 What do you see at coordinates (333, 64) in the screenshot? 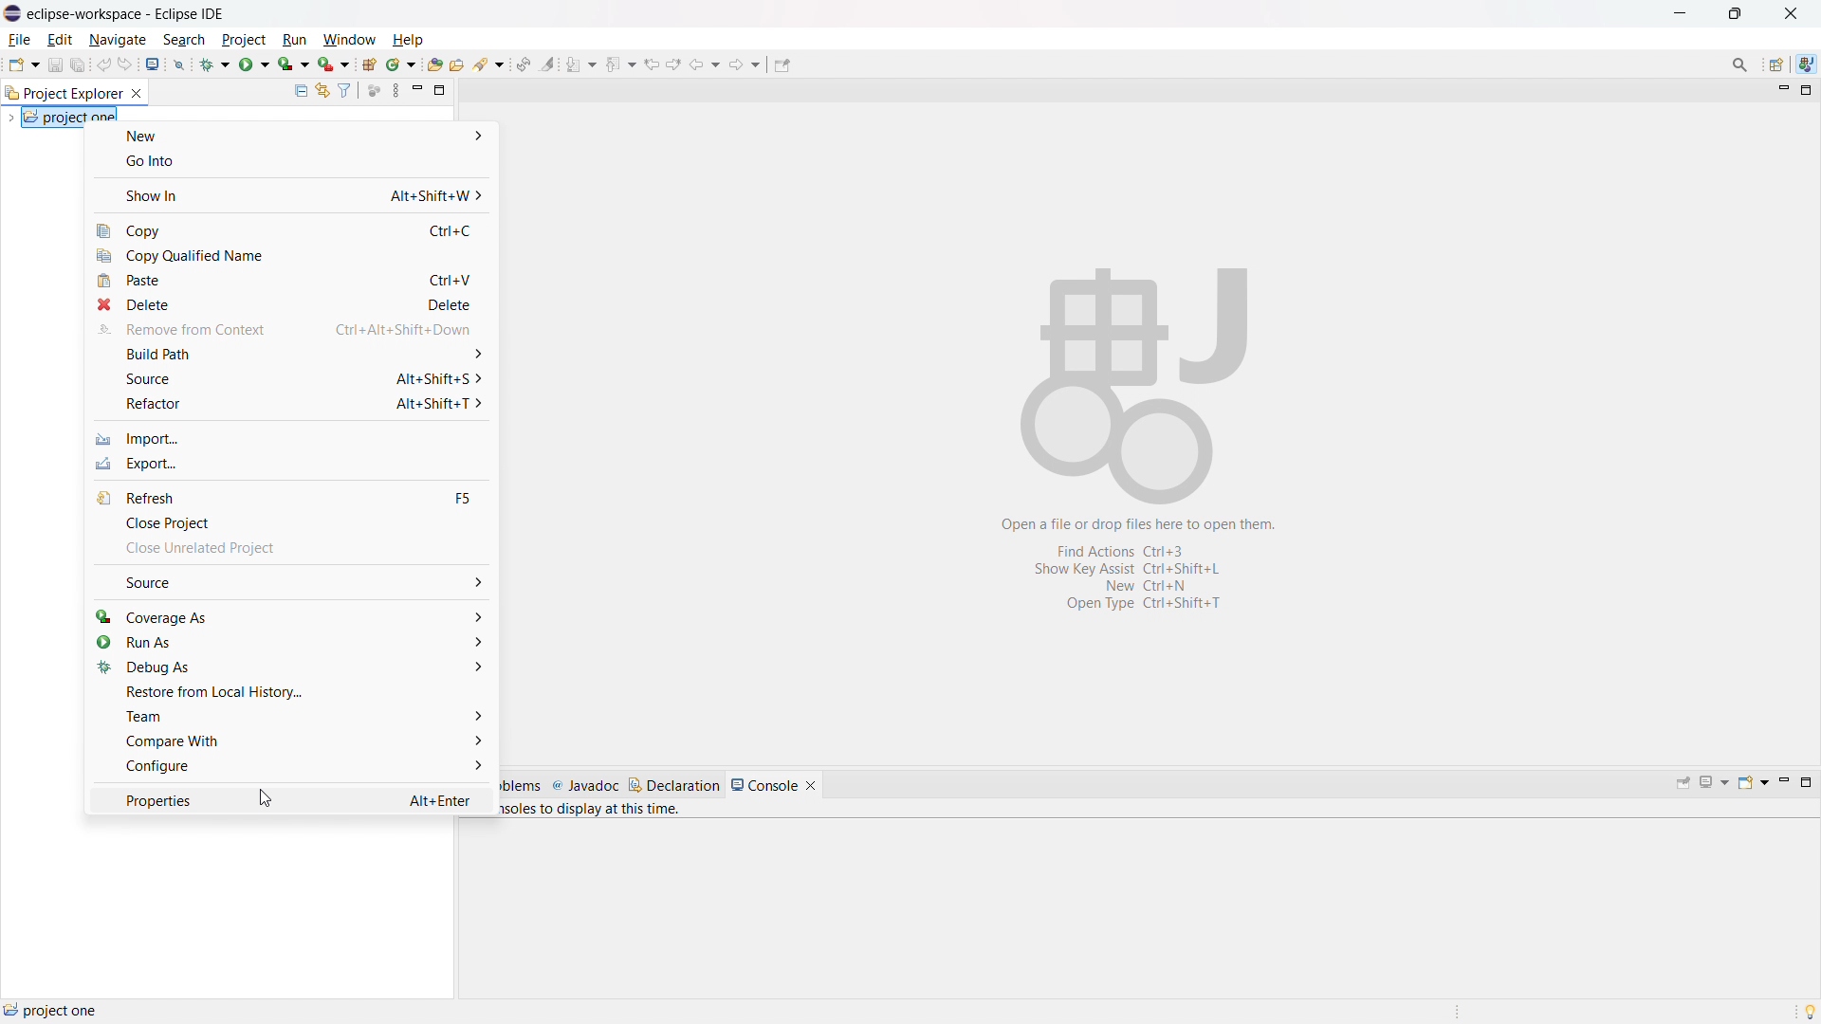
I see `use last tool` at bounding box center [333, 64].